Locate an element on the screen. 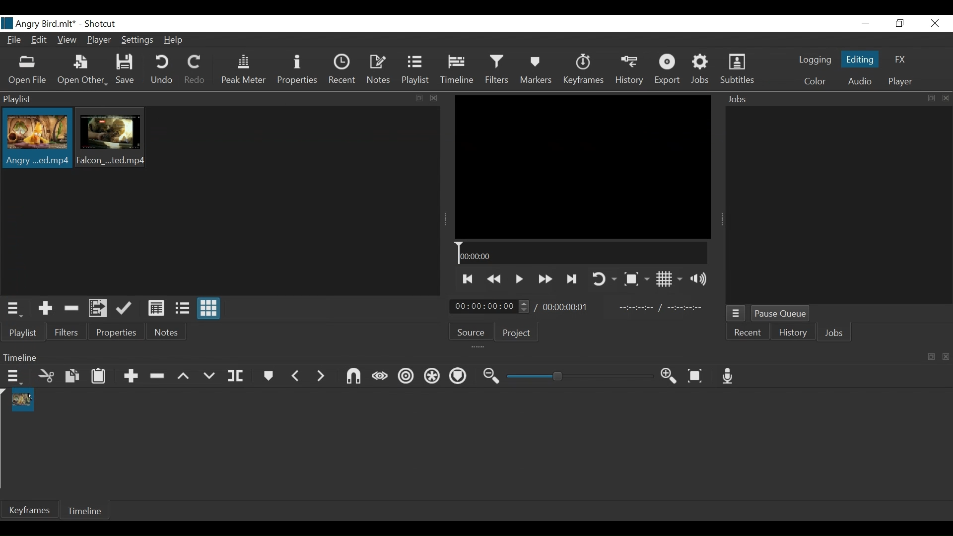  Toggle Zoom is located at coordinates (636, 279).